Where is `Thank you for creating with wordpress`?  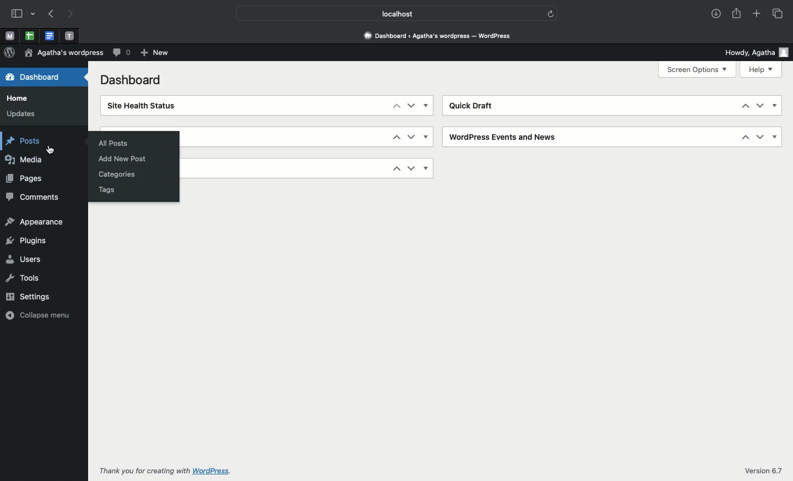
Thank you for creating with wordpress is located at coordinates (169, 470).